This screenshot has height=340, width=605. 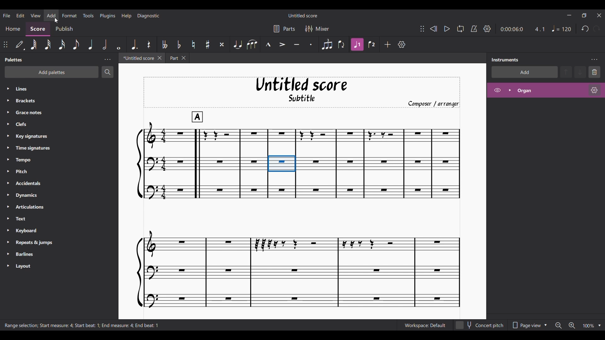 I want to click on 16th note, so click(x=62, y=44).